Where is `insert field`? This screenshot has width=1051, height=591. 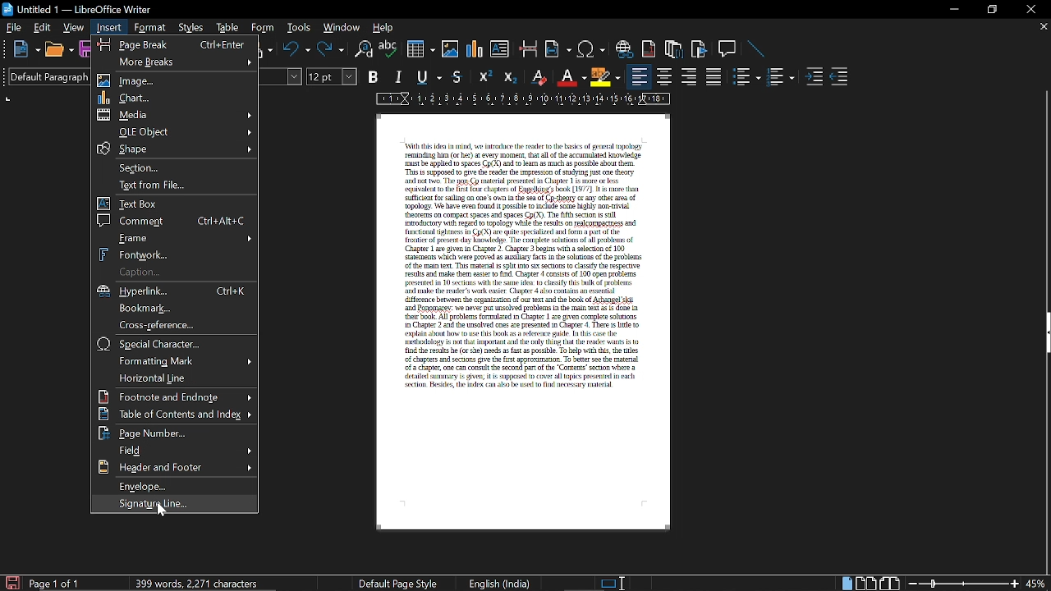 insert field is located at coordinates (558, 48).